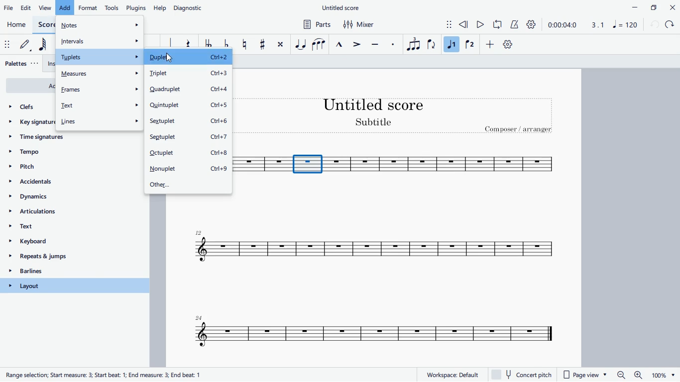 This screenshot has height=382, width=680. Describe the element at coordinates (445, 165) in the screenshot. I see `score` at that location.